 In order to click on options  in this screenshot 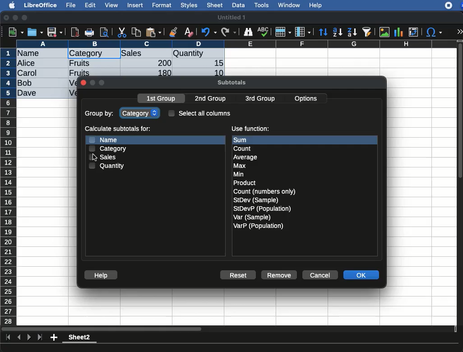, I will do `click(307, 97)`.